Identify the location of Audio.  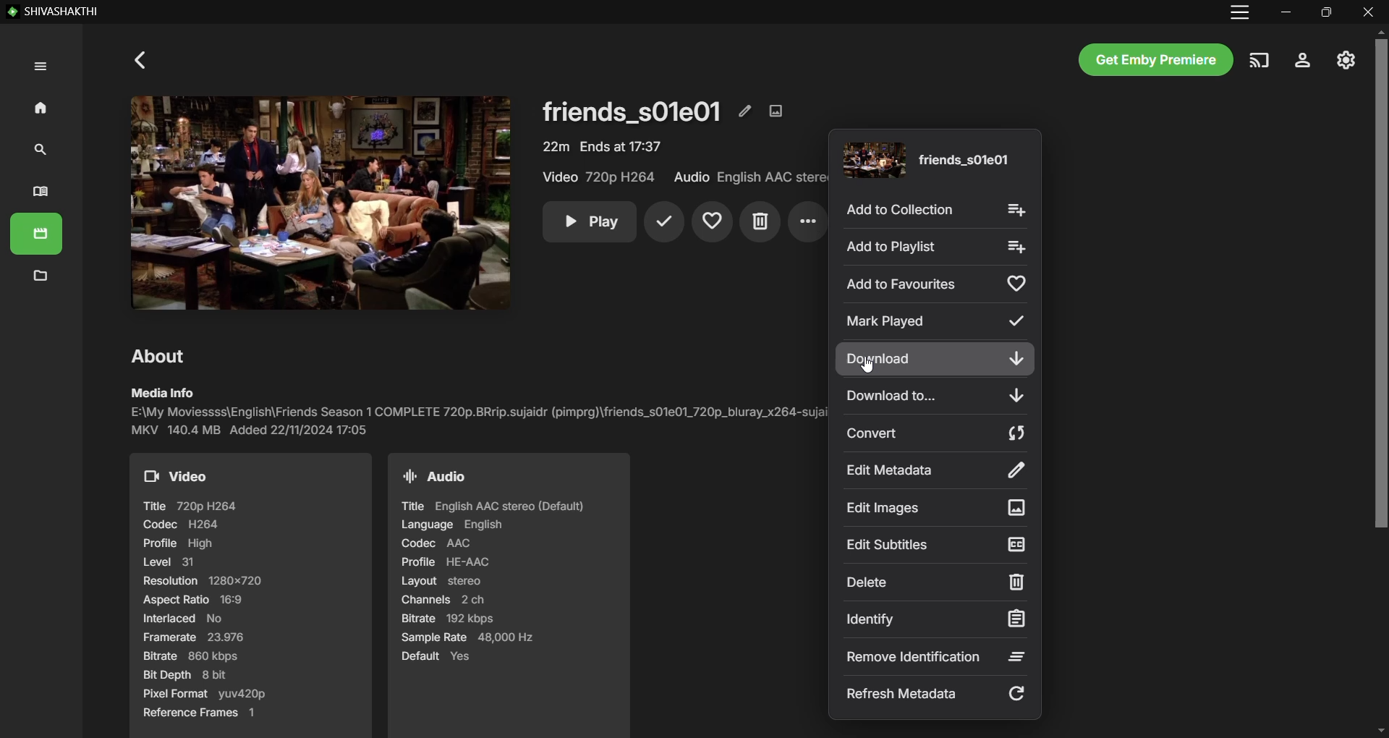
(749, 177).